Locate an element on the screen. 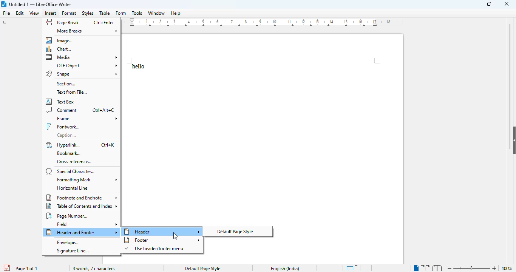 The height and width of the screenshot is (272, 516). page style is located at coordinates (202, 268).